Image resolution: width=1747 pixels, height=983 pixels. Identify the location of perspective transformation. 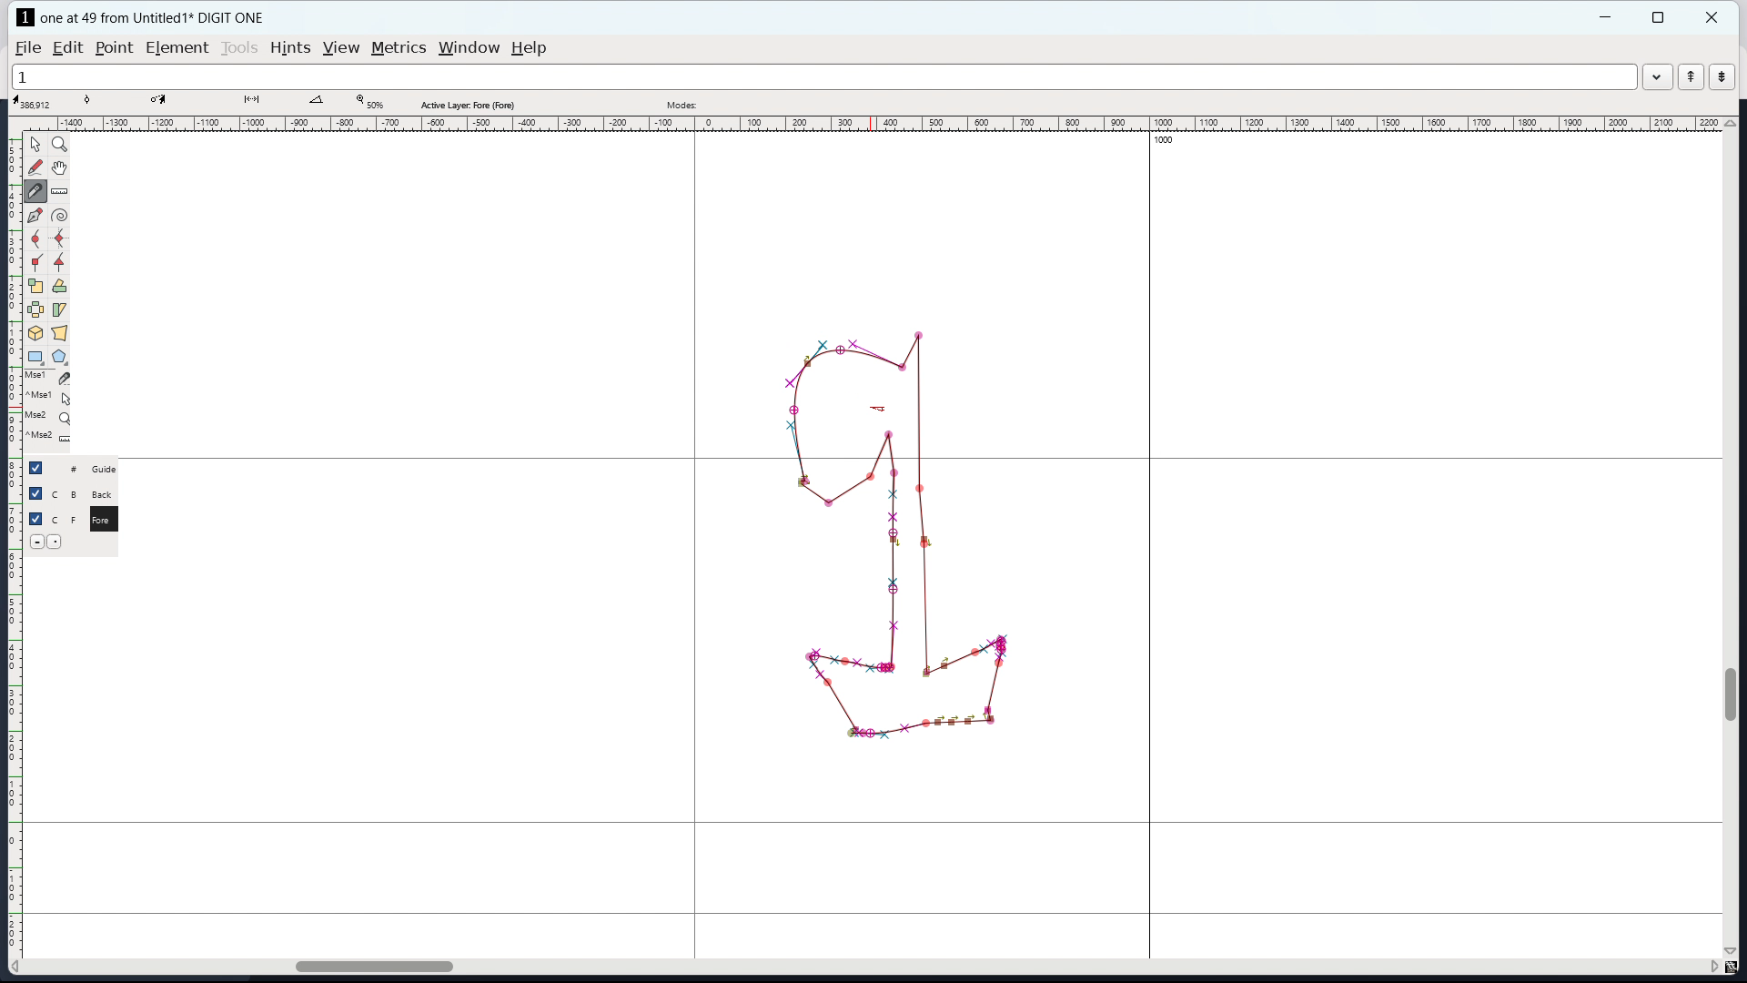
(60, 333).